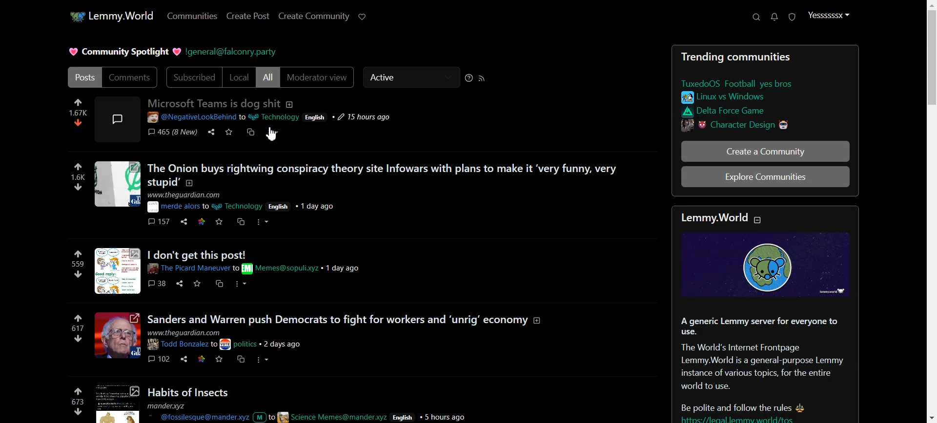  I want to click on like, so click(78, 254).